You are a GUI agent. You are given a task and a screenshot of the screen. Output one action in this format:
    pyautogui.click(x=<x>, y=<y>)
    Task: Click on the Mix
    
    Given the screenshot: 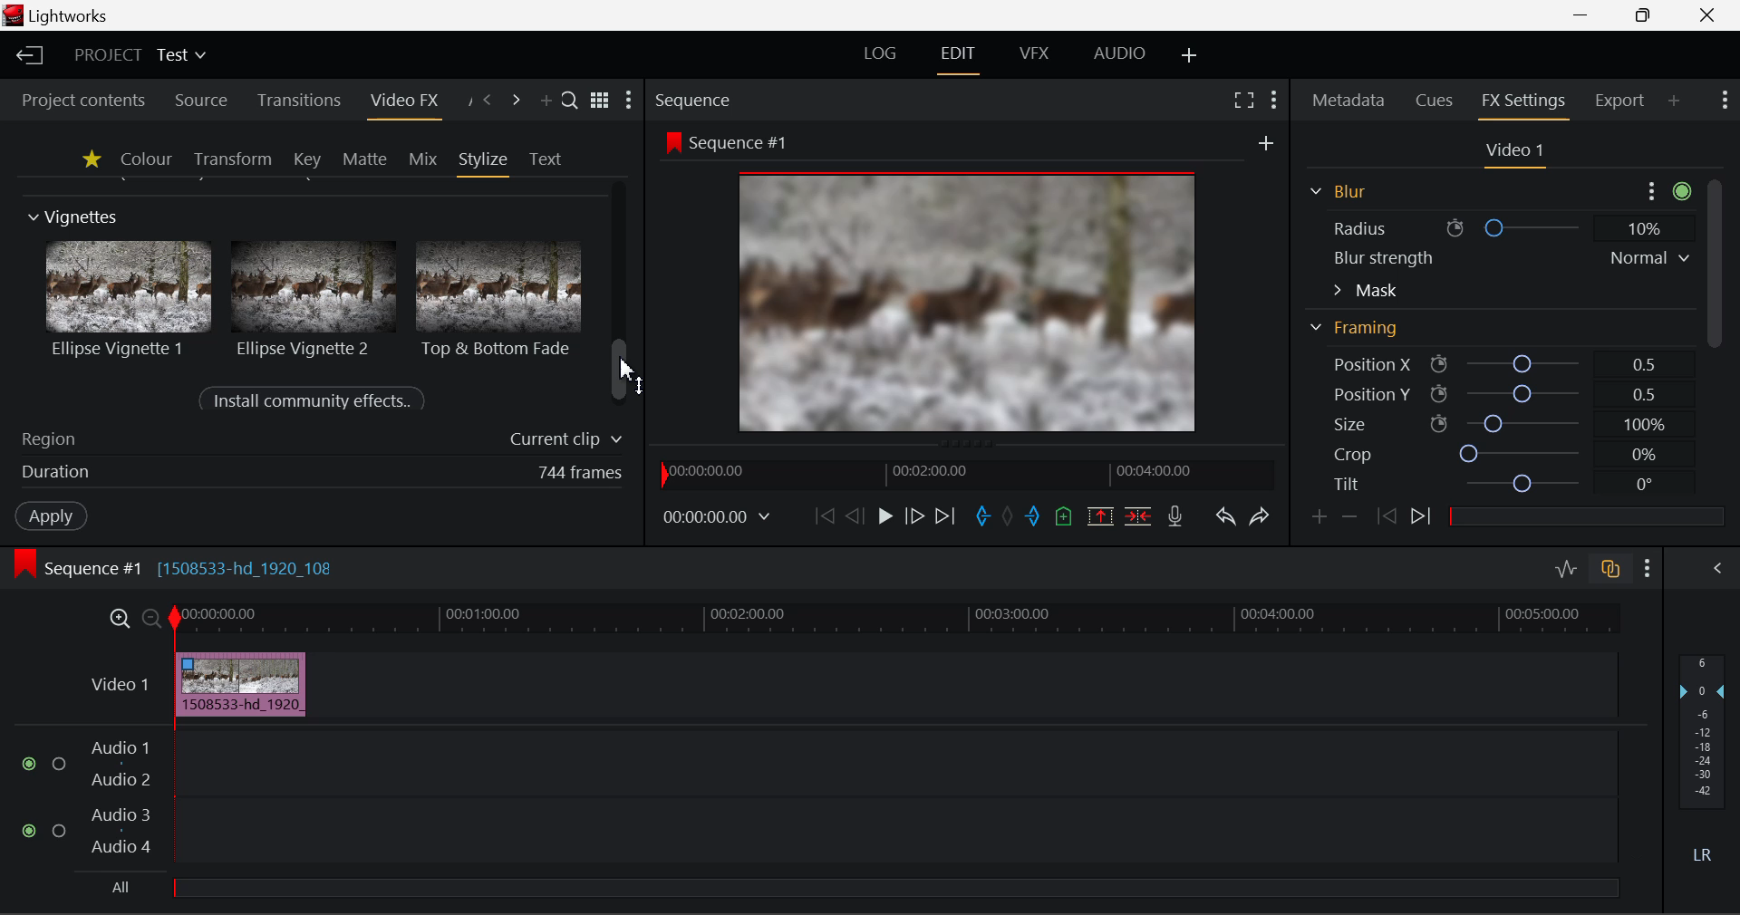 What is the action you would take?
    pyautogui.click(x=422, y=158)
    